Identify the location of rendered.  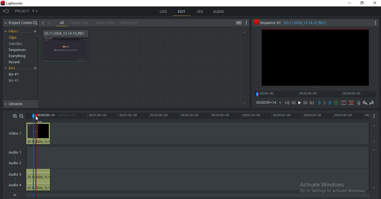
(129, 23).